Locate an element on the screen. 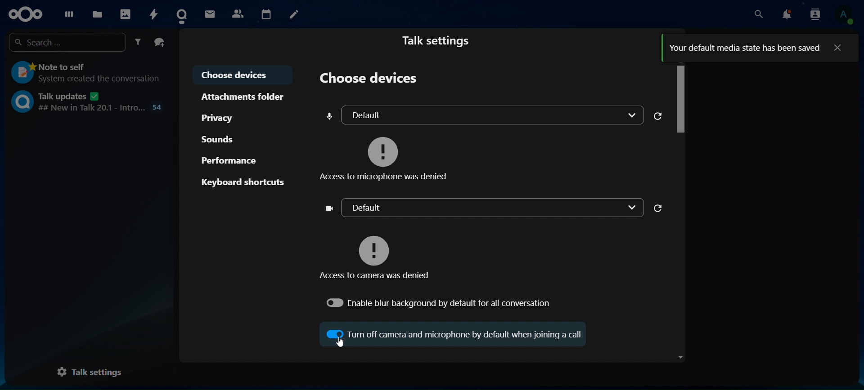  turn off camera and microphone by default when joining a call is located at coordinates (460, 334).